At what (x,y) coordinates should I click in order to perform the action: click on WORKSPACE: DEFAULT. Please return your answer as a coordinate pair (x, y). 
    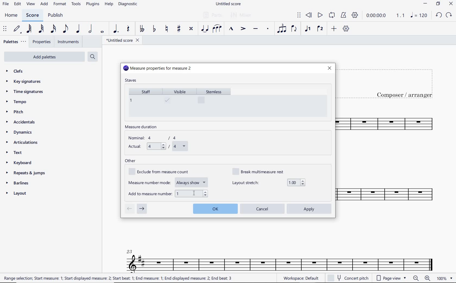
    Looking at the image, I should click on (300, 278).